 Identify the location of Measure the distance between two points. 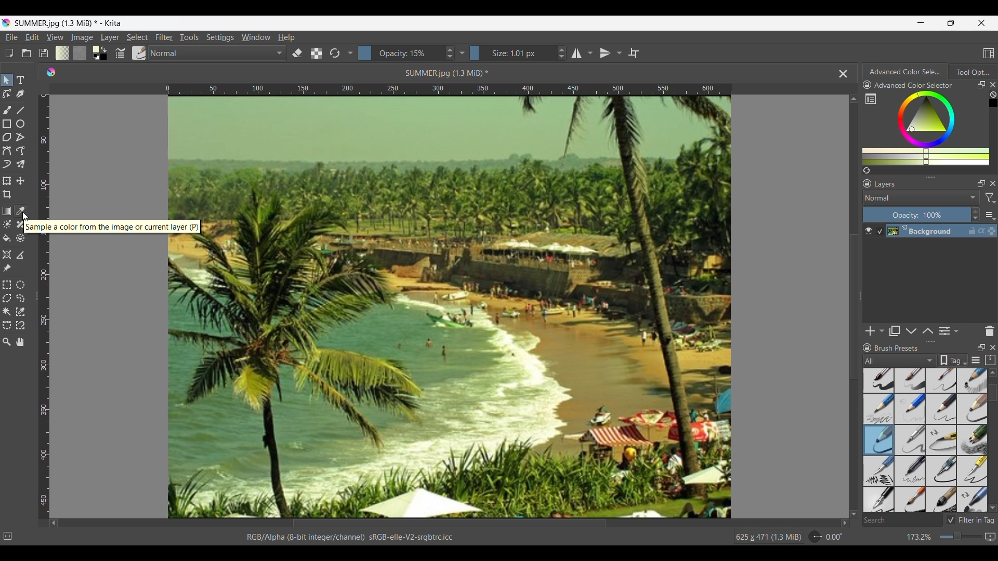
(20, 256).